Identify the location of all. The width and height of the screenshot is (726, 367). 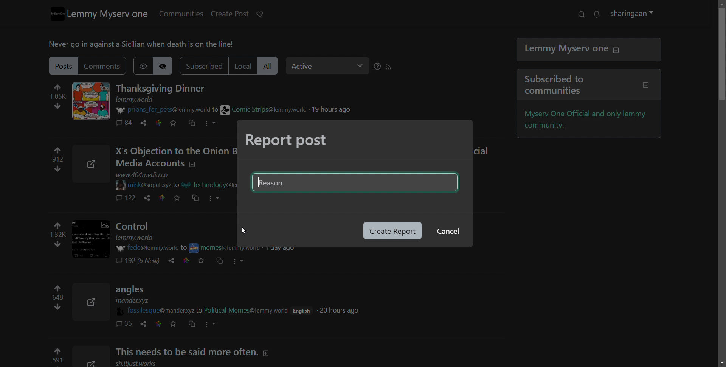
(273, 66).